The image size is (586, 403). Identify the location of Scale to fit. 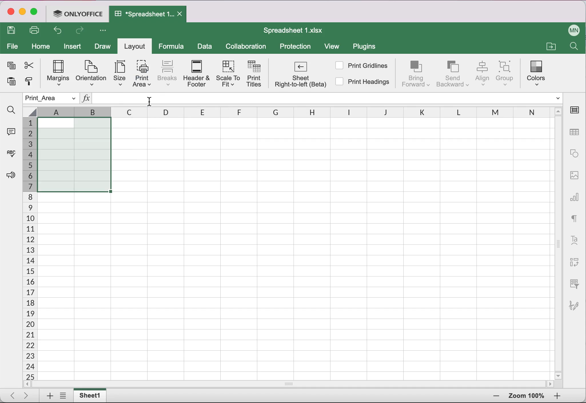
(229, 75).